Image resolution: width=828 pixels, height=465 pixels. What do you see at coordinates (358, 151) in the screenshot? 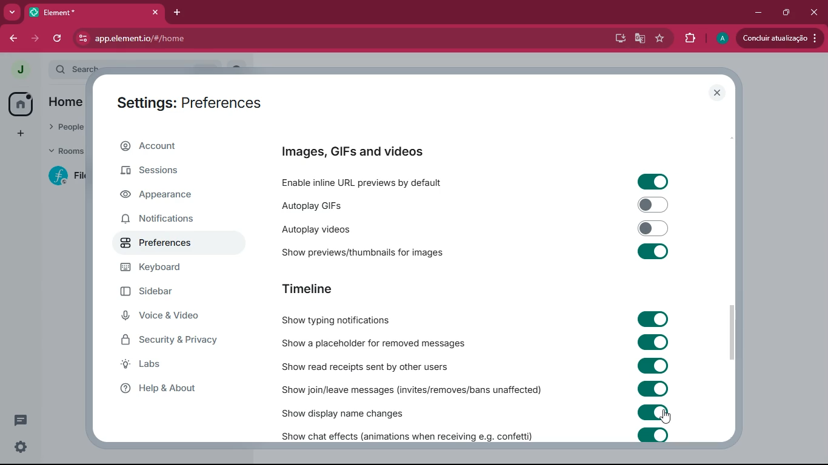
I see `images, GIFs and videos` at bounding box center [358, 151].